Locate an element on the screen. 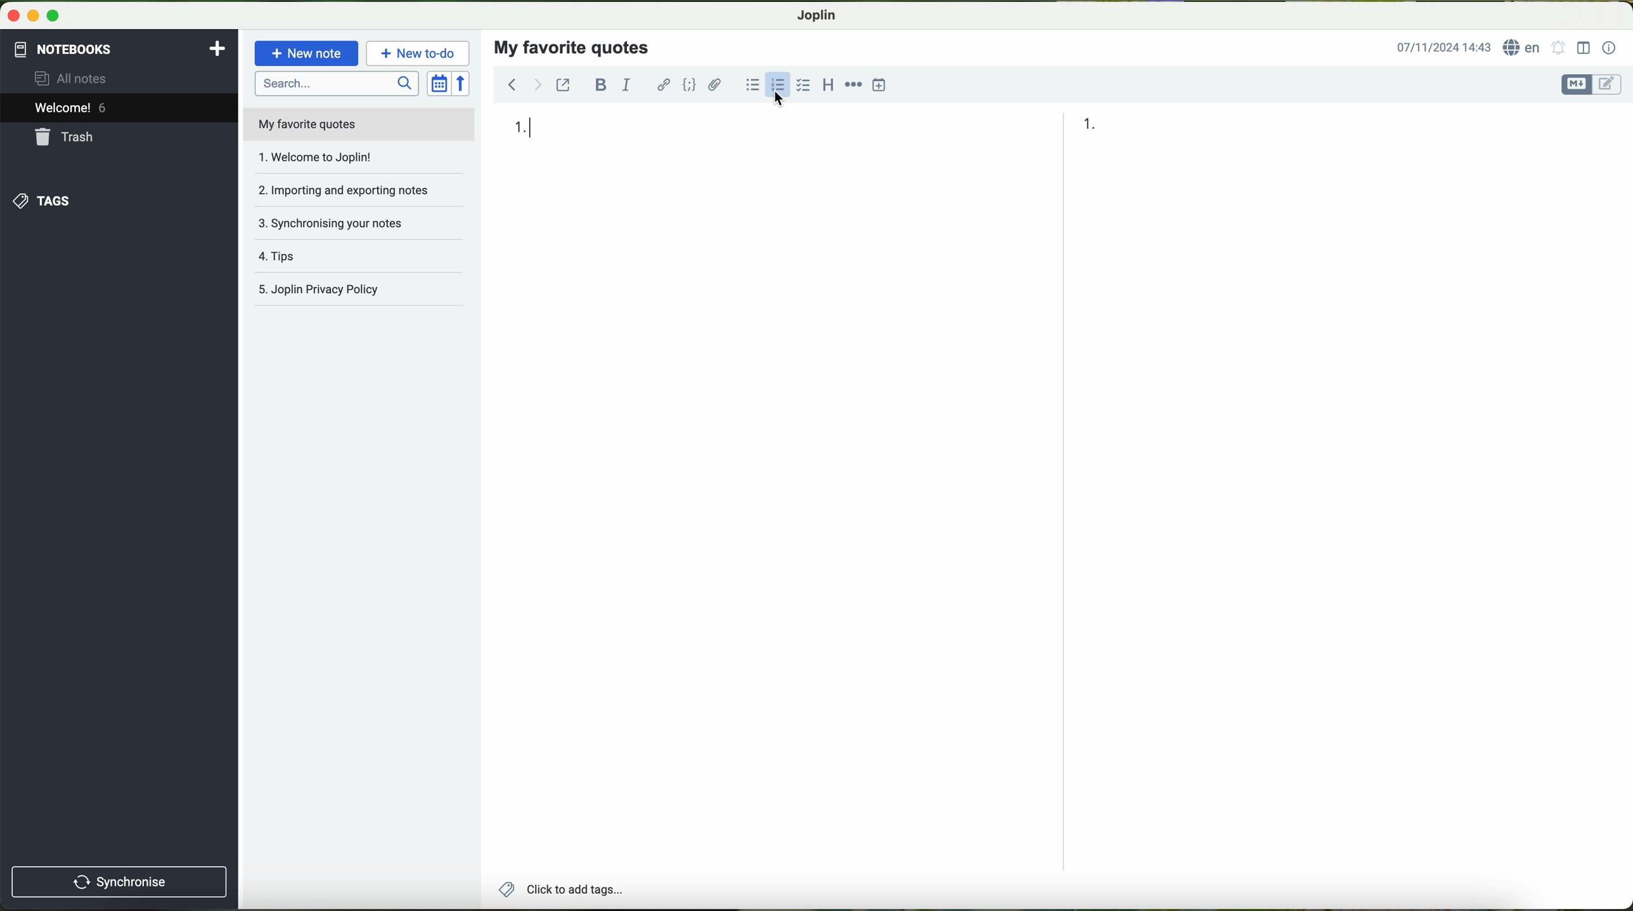 The image size is (1633, 911). italic is located at coordinates (629, 85).